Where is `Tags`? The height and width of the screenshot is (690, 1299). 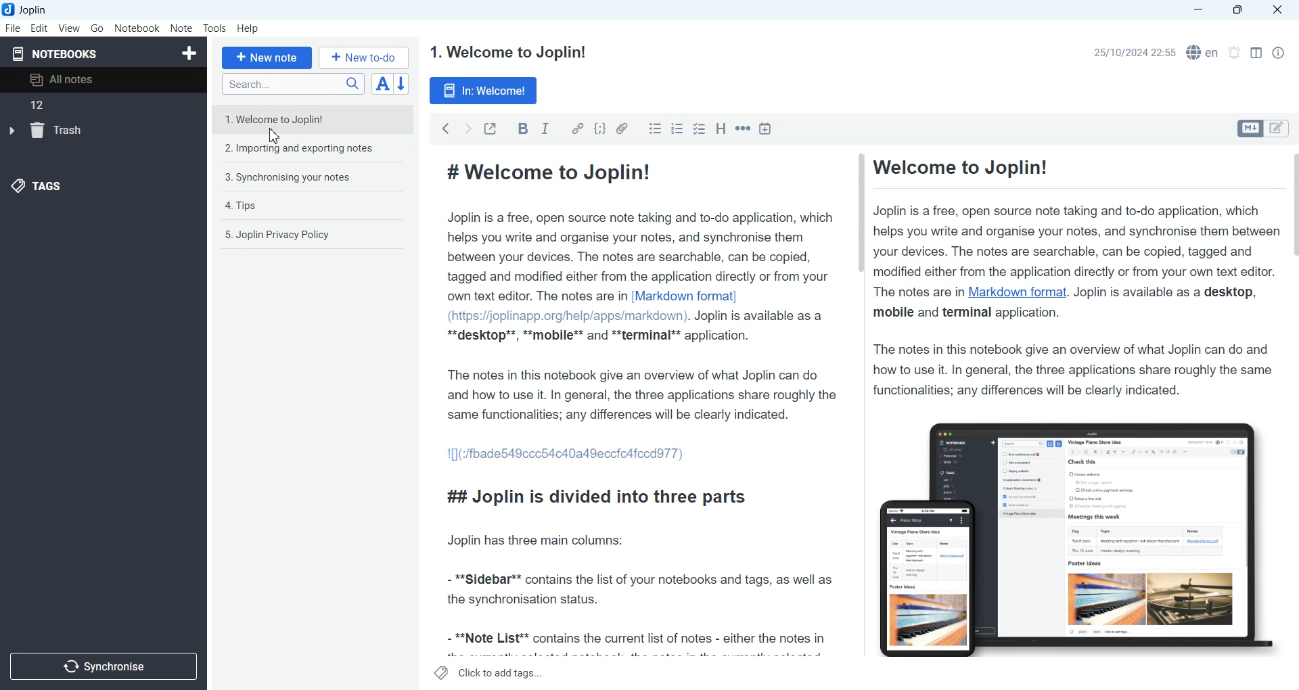
Tags is located at coordinates (45, 185).